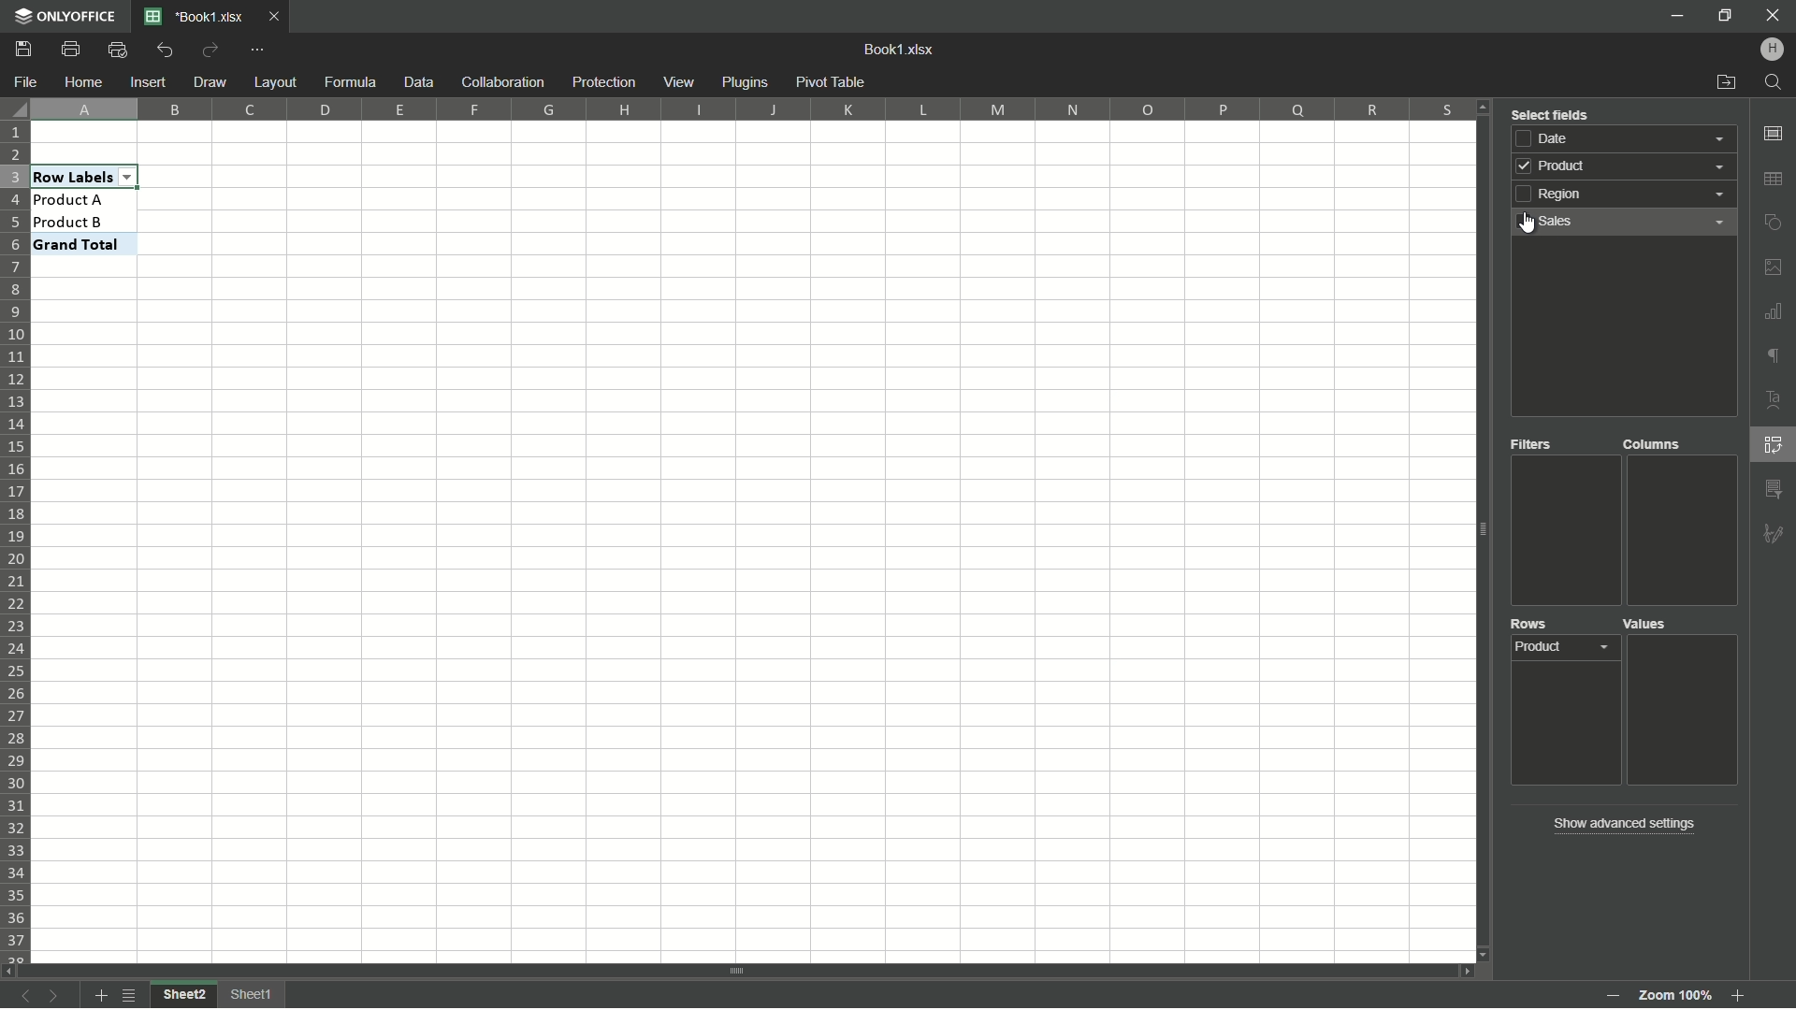 Image resolution: width=1796 pixels, height=1010 pixels. I want to click on Product, so click(1568, 650).